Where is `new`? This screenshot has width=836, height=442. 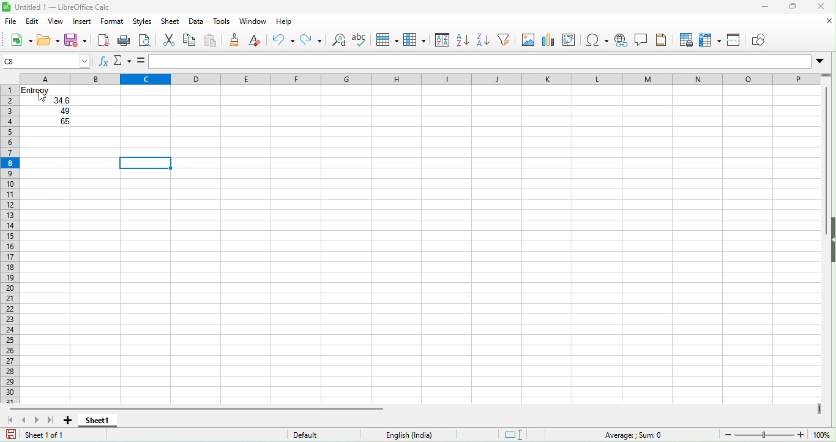 new is located at coordinates (17, 40).